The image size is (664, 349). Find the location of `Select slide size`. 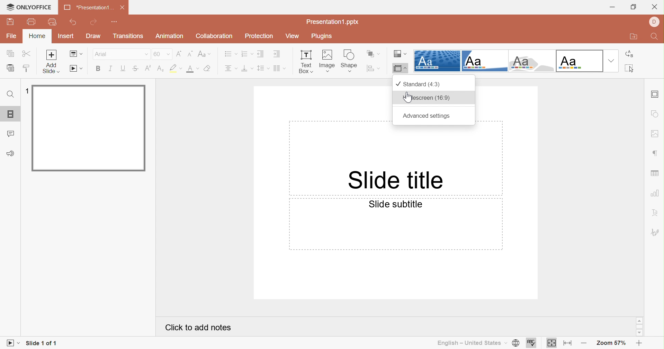

Select slide size is located at coordinates (399, 69).